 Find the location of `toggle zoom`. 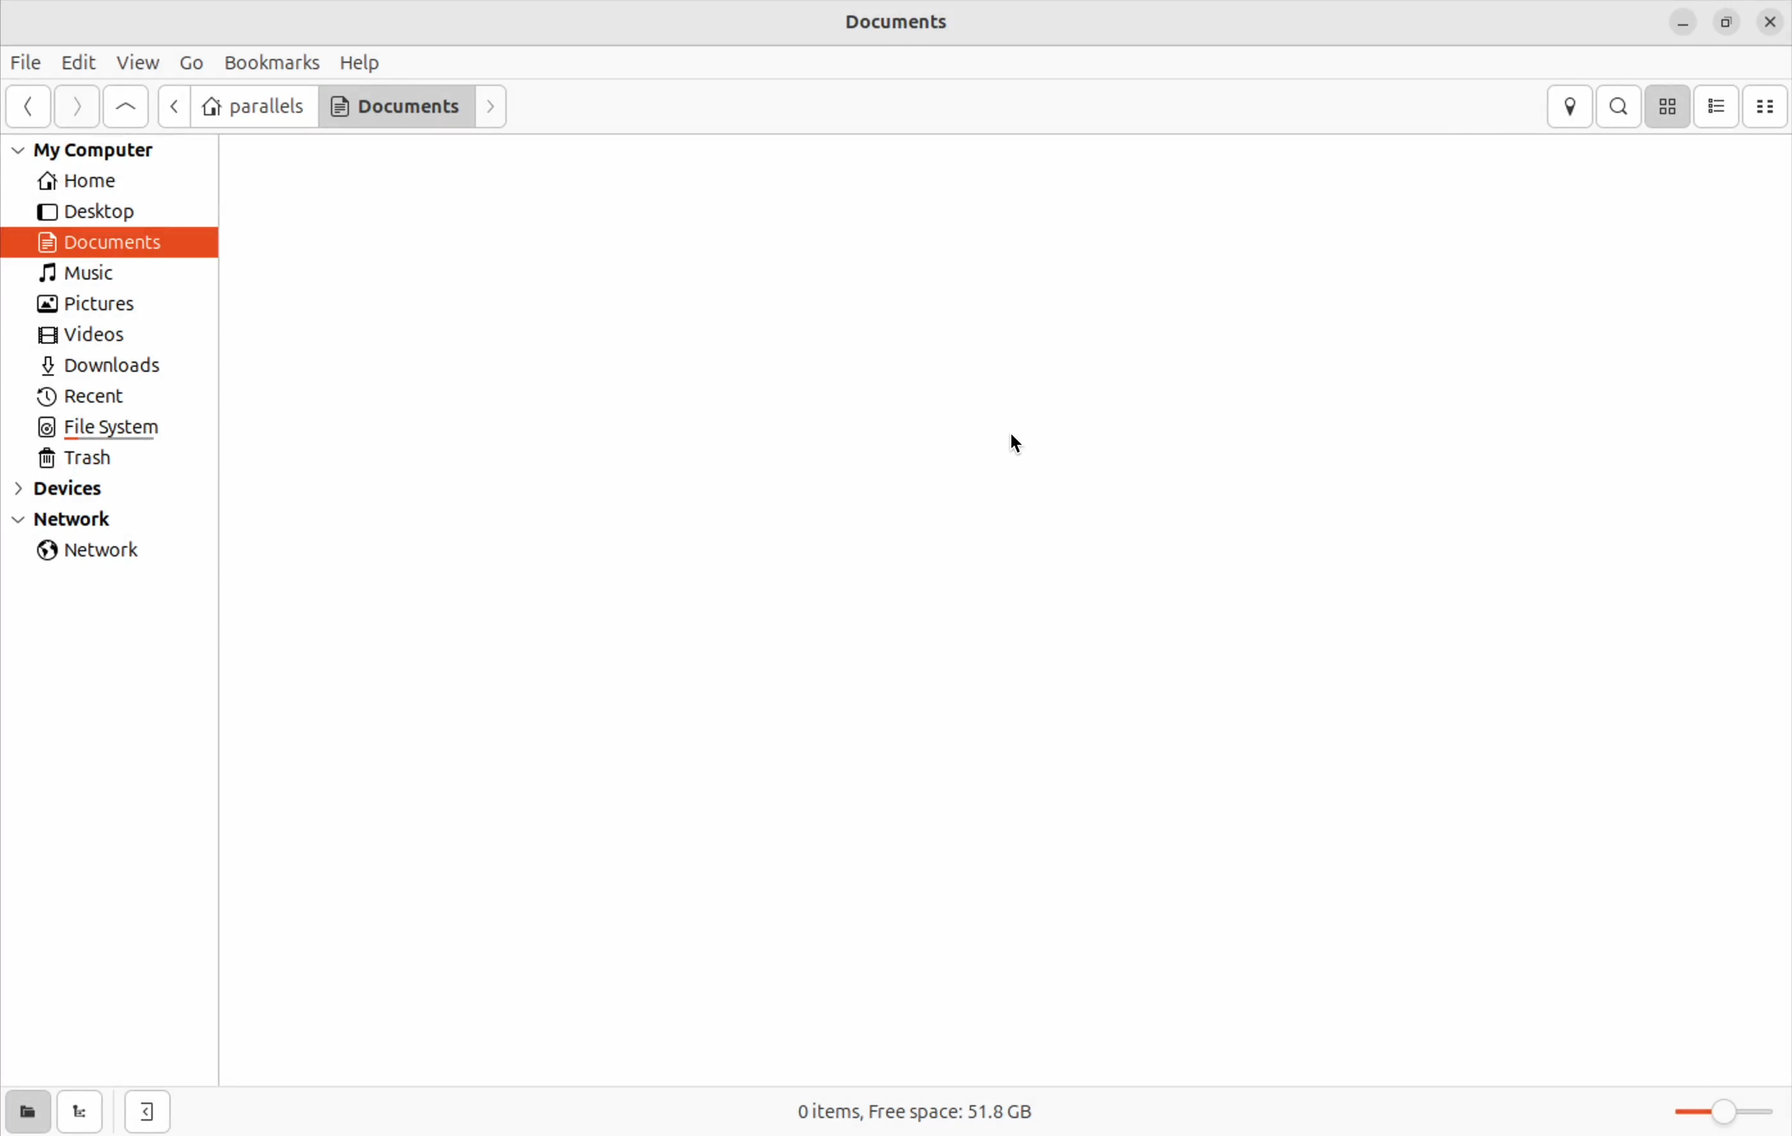

toggle zoom is located at coordinates (1721, 1108).